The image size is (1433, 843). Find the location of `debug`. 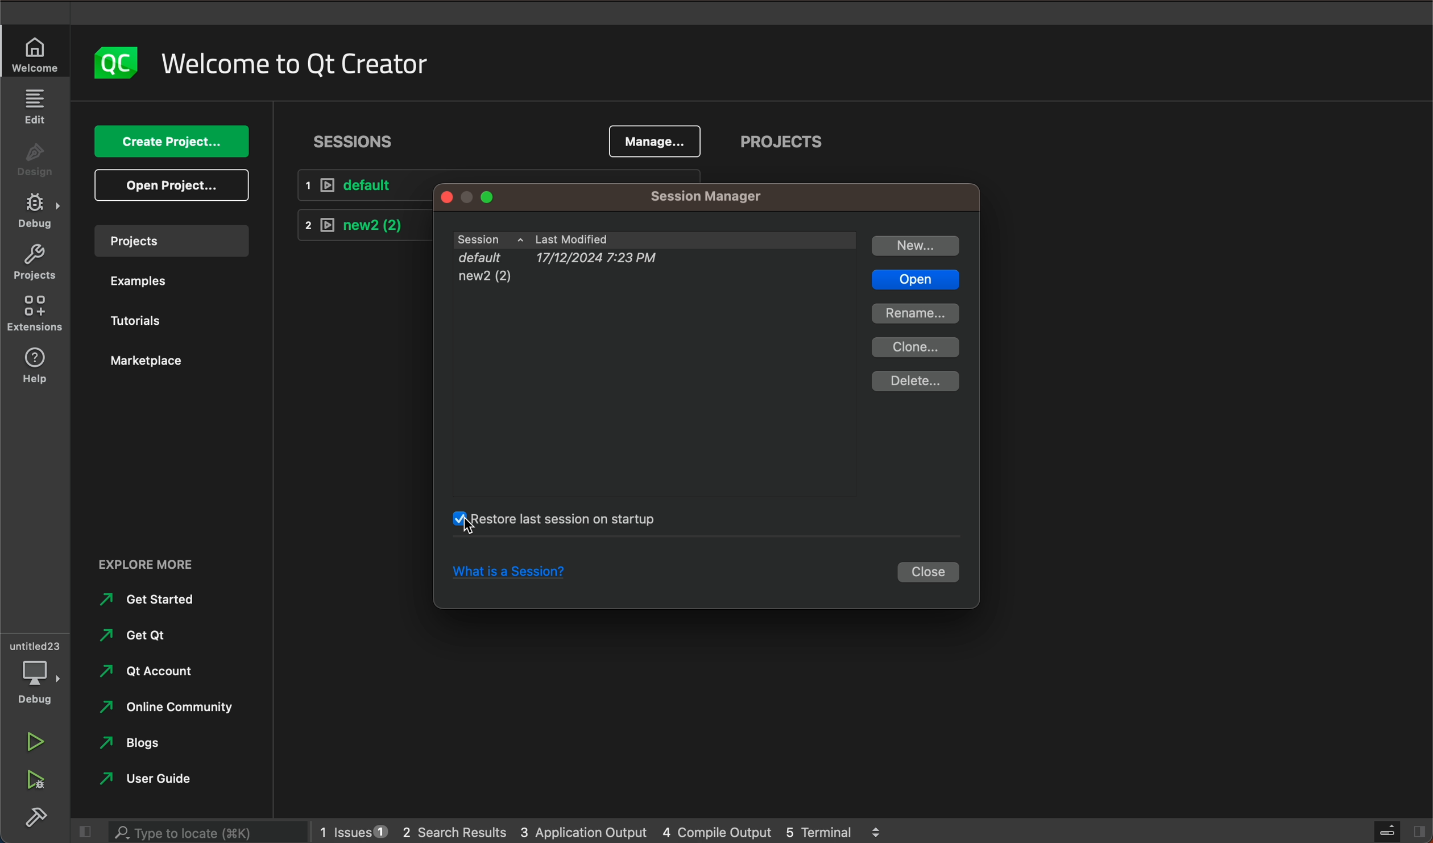

debug is located at coordinates (37, 210).